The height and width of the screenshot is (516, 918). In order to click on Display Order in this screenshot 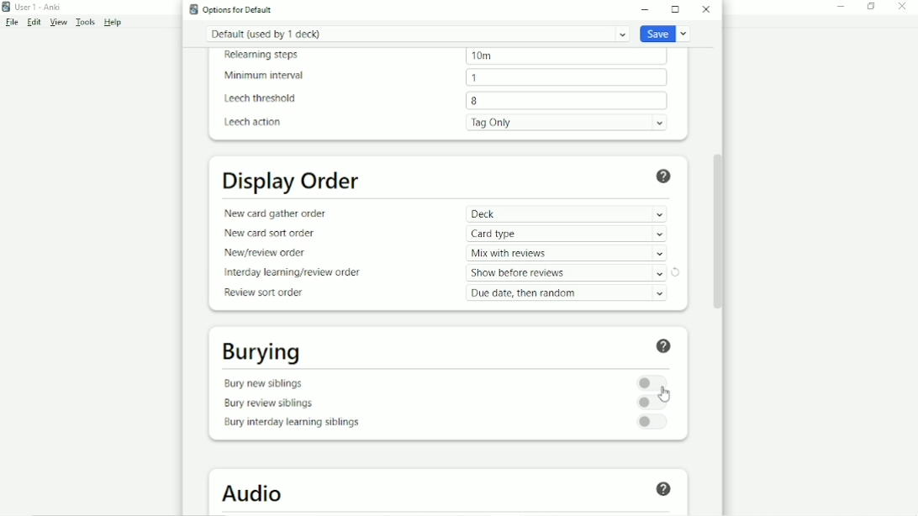, I will do `click(293, 182)`.